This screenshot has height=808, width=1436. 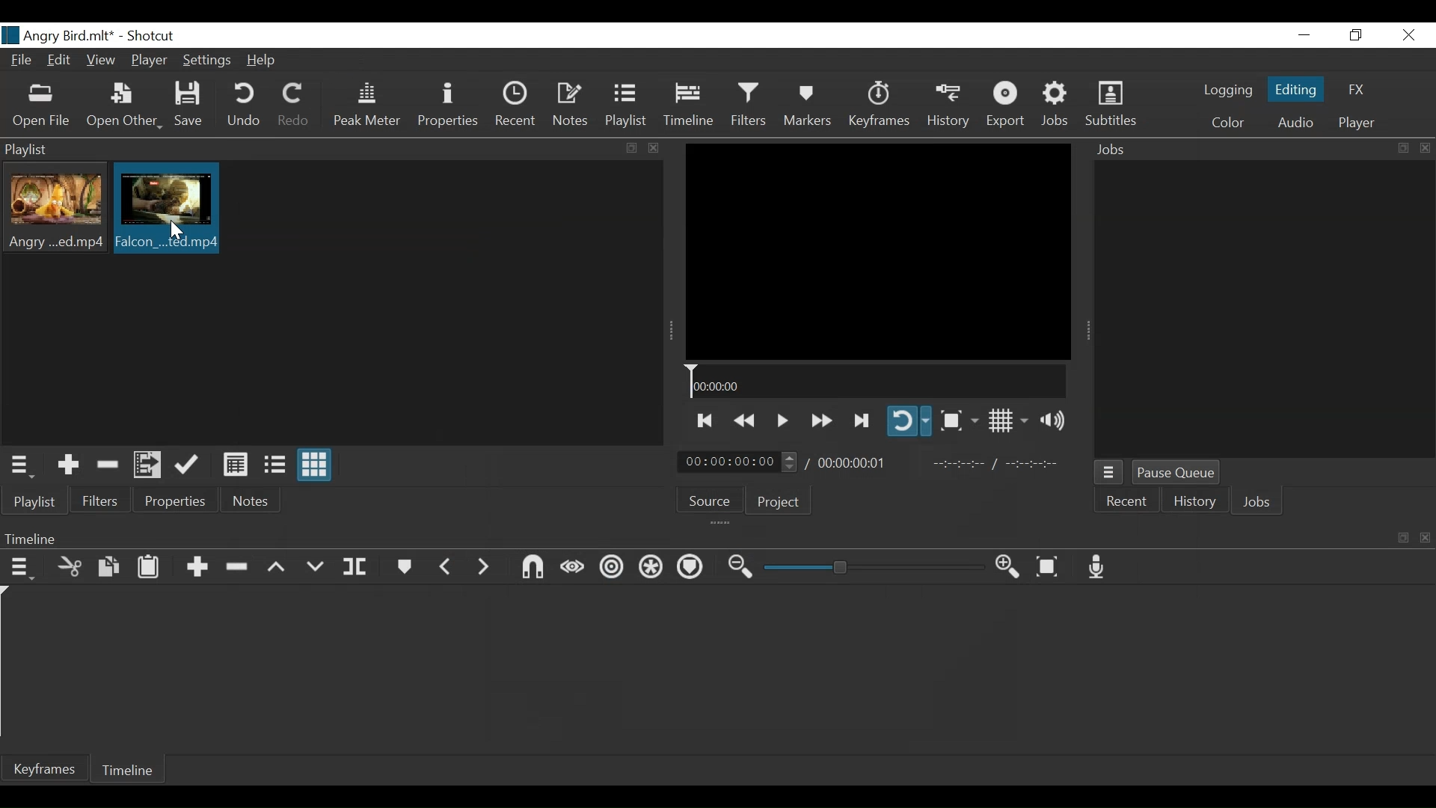 What do you see at coordinates (1111, 104) in the screenshot?
I see `Subtitles` at bounding box center [1111, 104].